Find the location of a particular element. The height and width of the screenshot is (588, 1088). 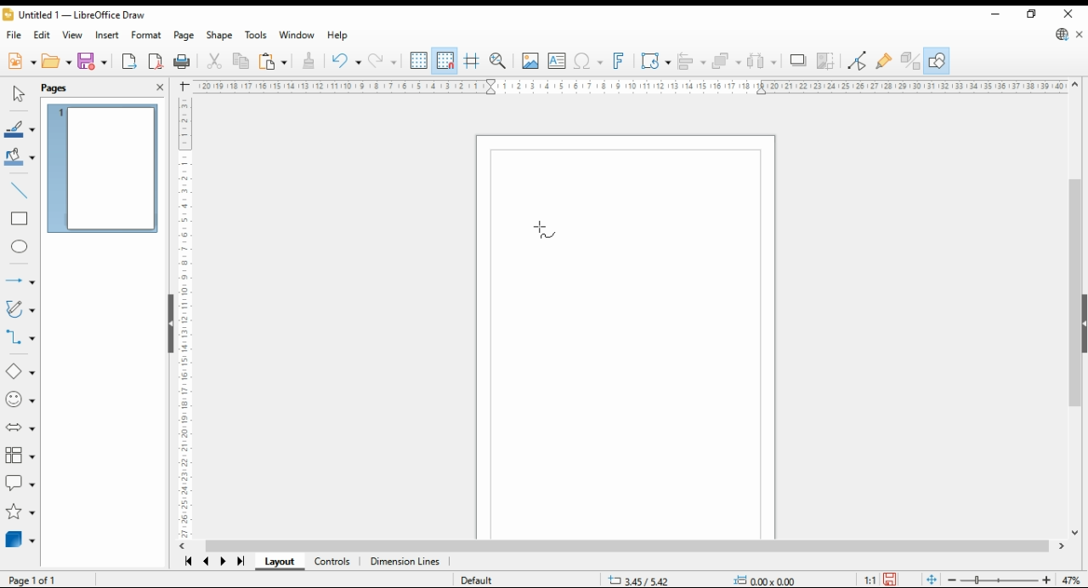

redo is located at coordinates (382, 62).